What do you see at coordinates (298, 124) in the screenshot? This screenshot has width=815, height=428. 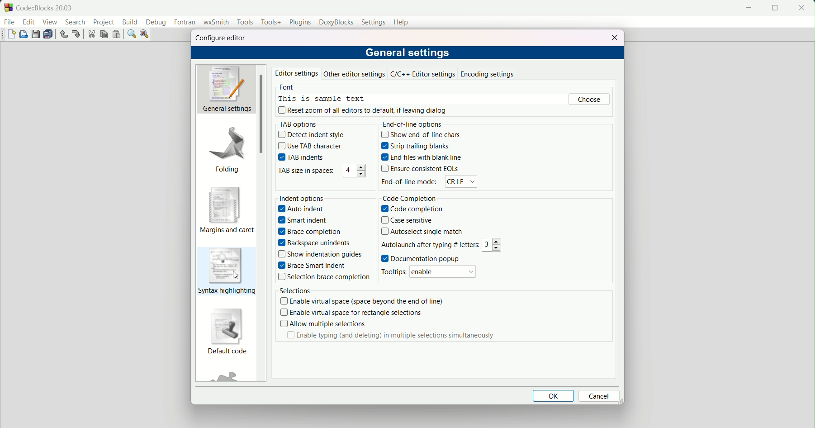 I see `tab options` at bounding box center [298, 124].